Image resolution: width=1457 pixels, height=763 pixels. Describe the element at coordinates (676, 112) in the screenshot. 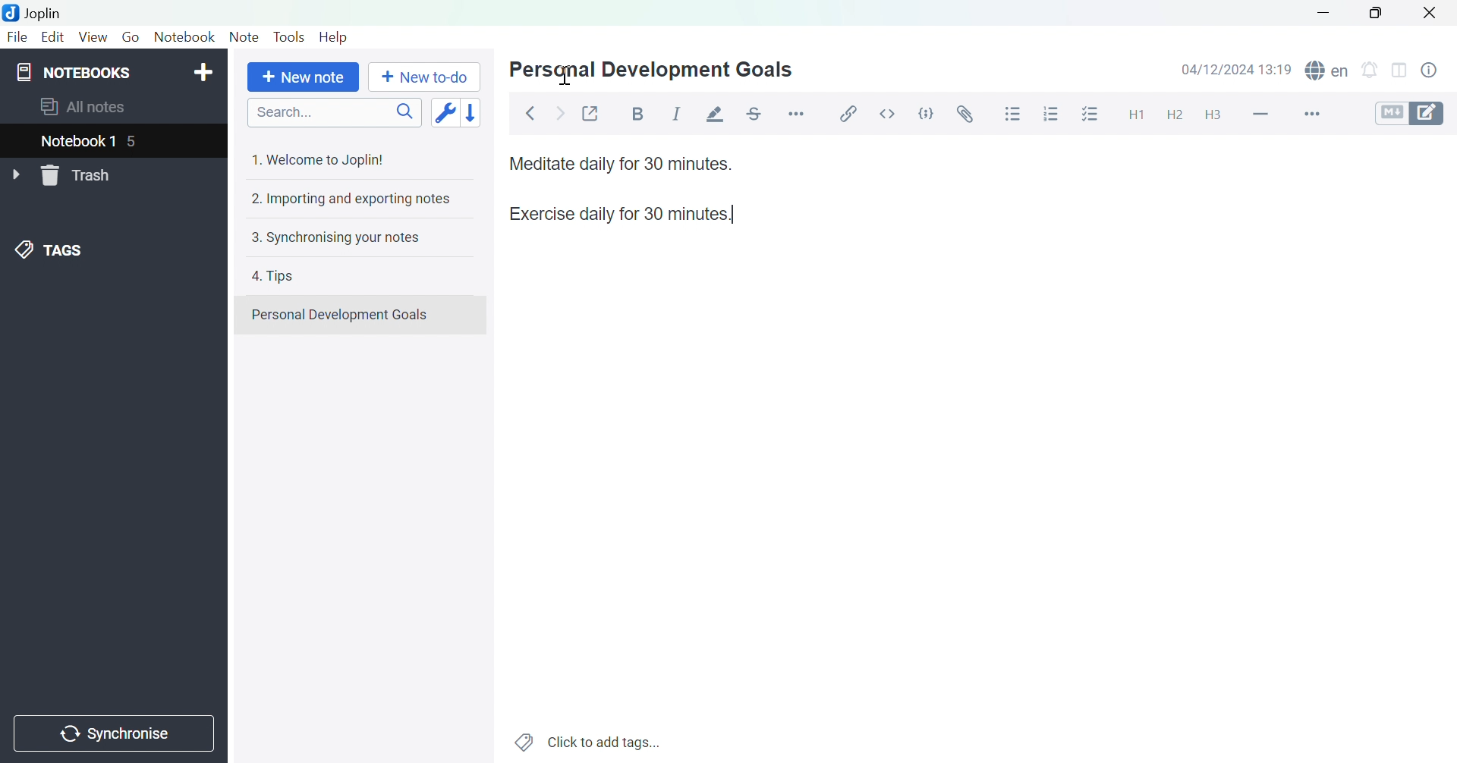

I see `Italic` at that location.